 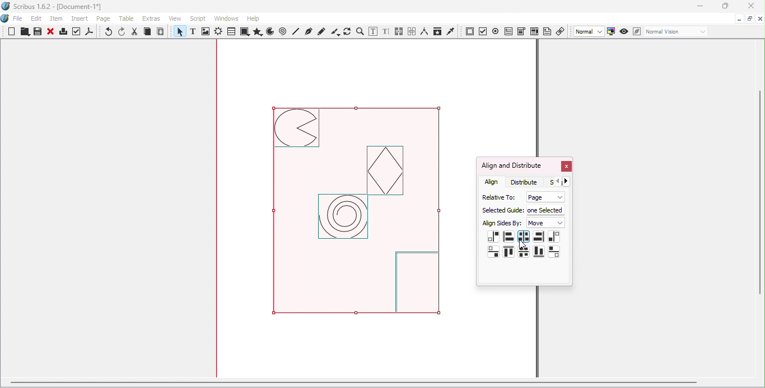 I want to click on center on horizontal axis, so click(x=524, y=252).